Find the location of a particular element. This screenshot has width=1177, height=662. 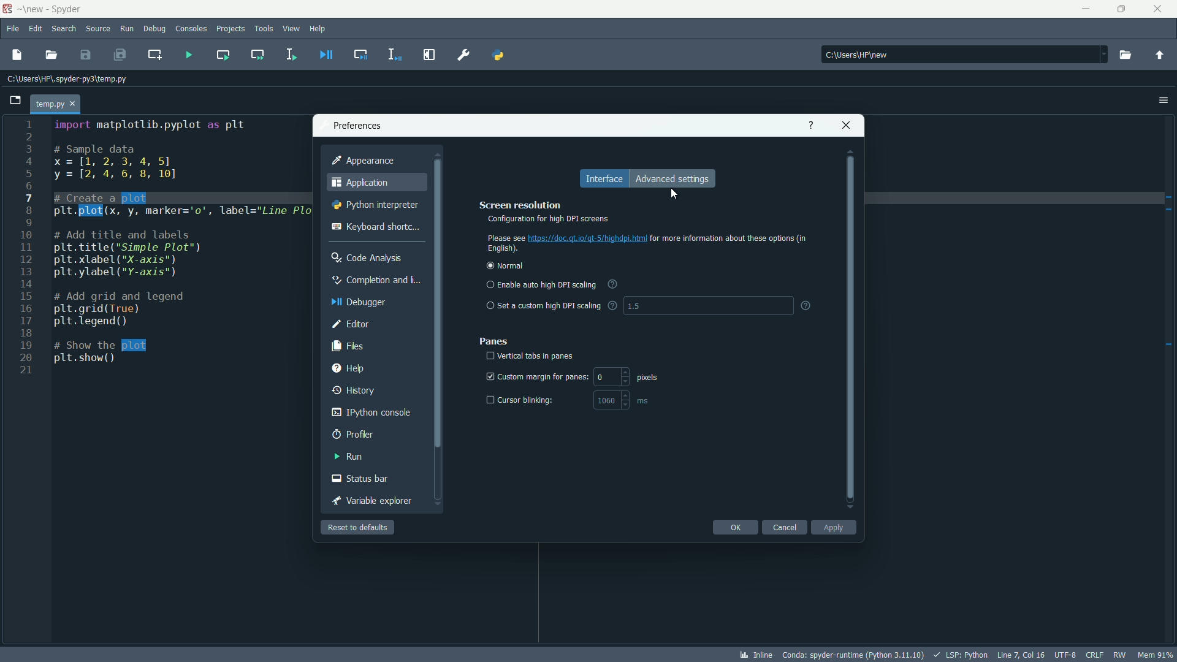

browse tabs is located at coordinates (12, 101).